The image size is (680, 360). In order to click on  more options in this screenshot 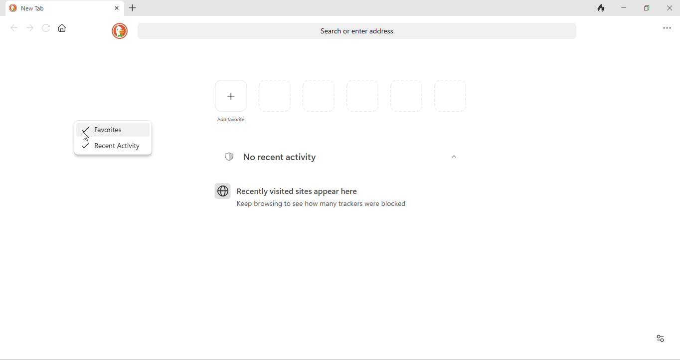, I will do `click(668, 28)`.